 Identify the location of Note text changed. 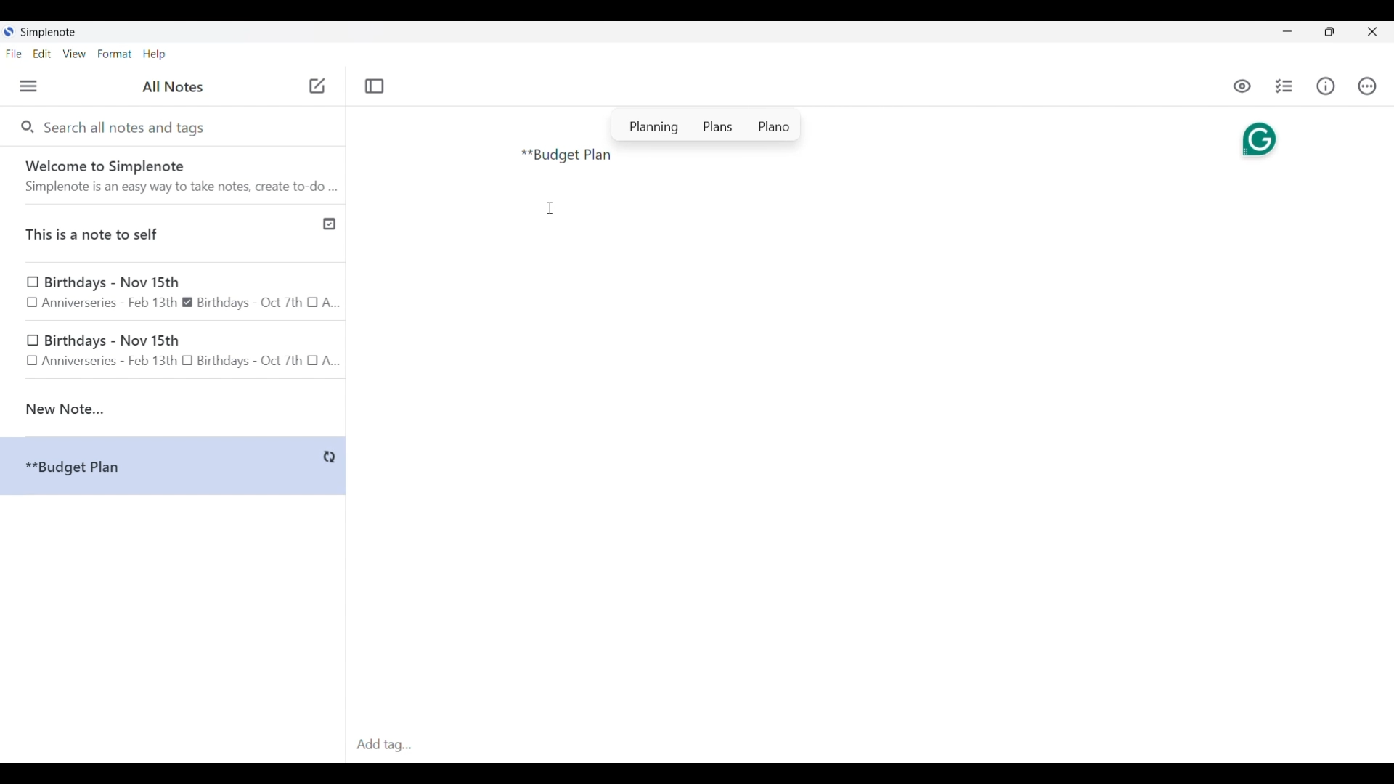
(173, 466).